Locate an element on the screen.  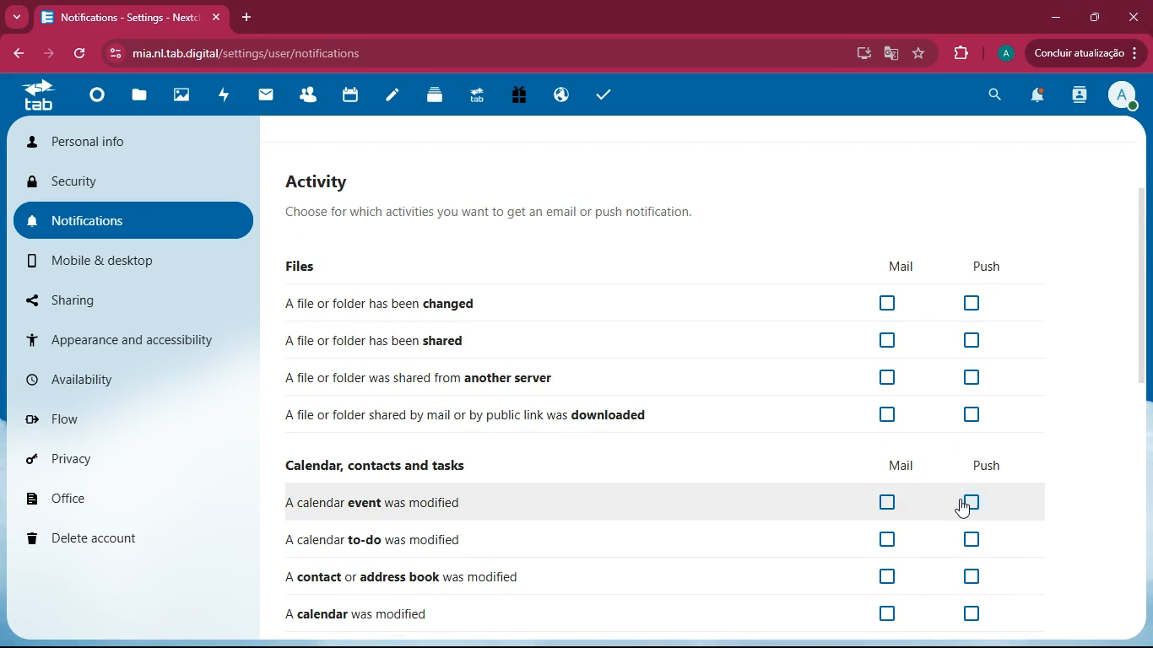
extensions is located at coordinates (962, 53).